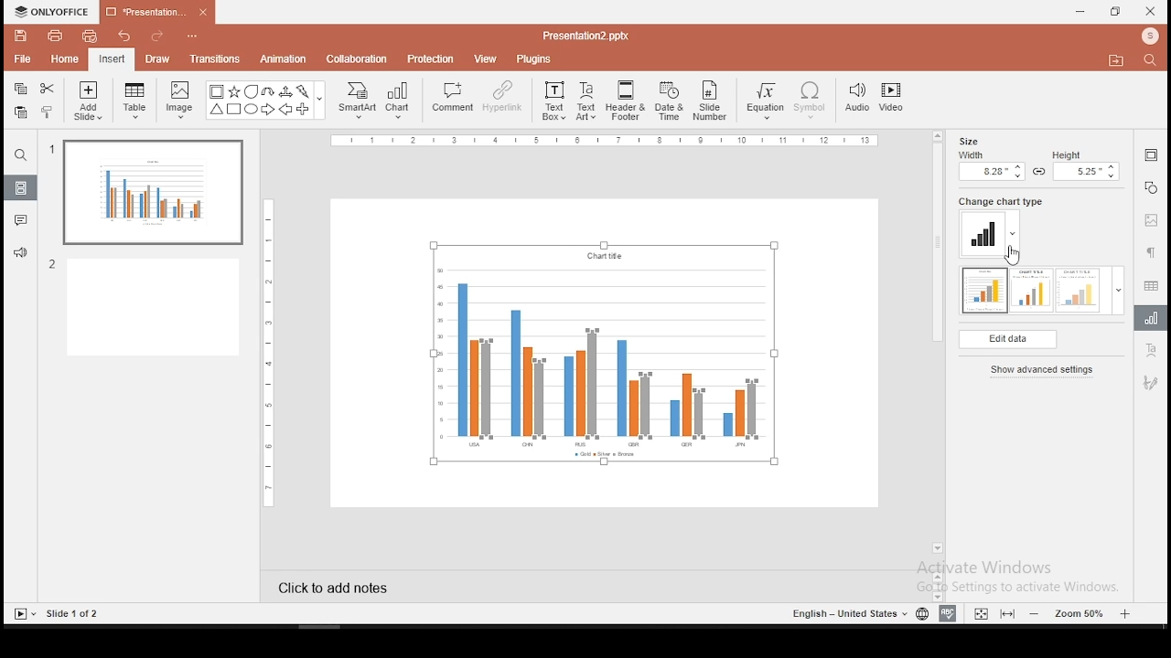 The width and height of the screenshot is (1171, 658). I want to click on minimize, so click(1081, 11).